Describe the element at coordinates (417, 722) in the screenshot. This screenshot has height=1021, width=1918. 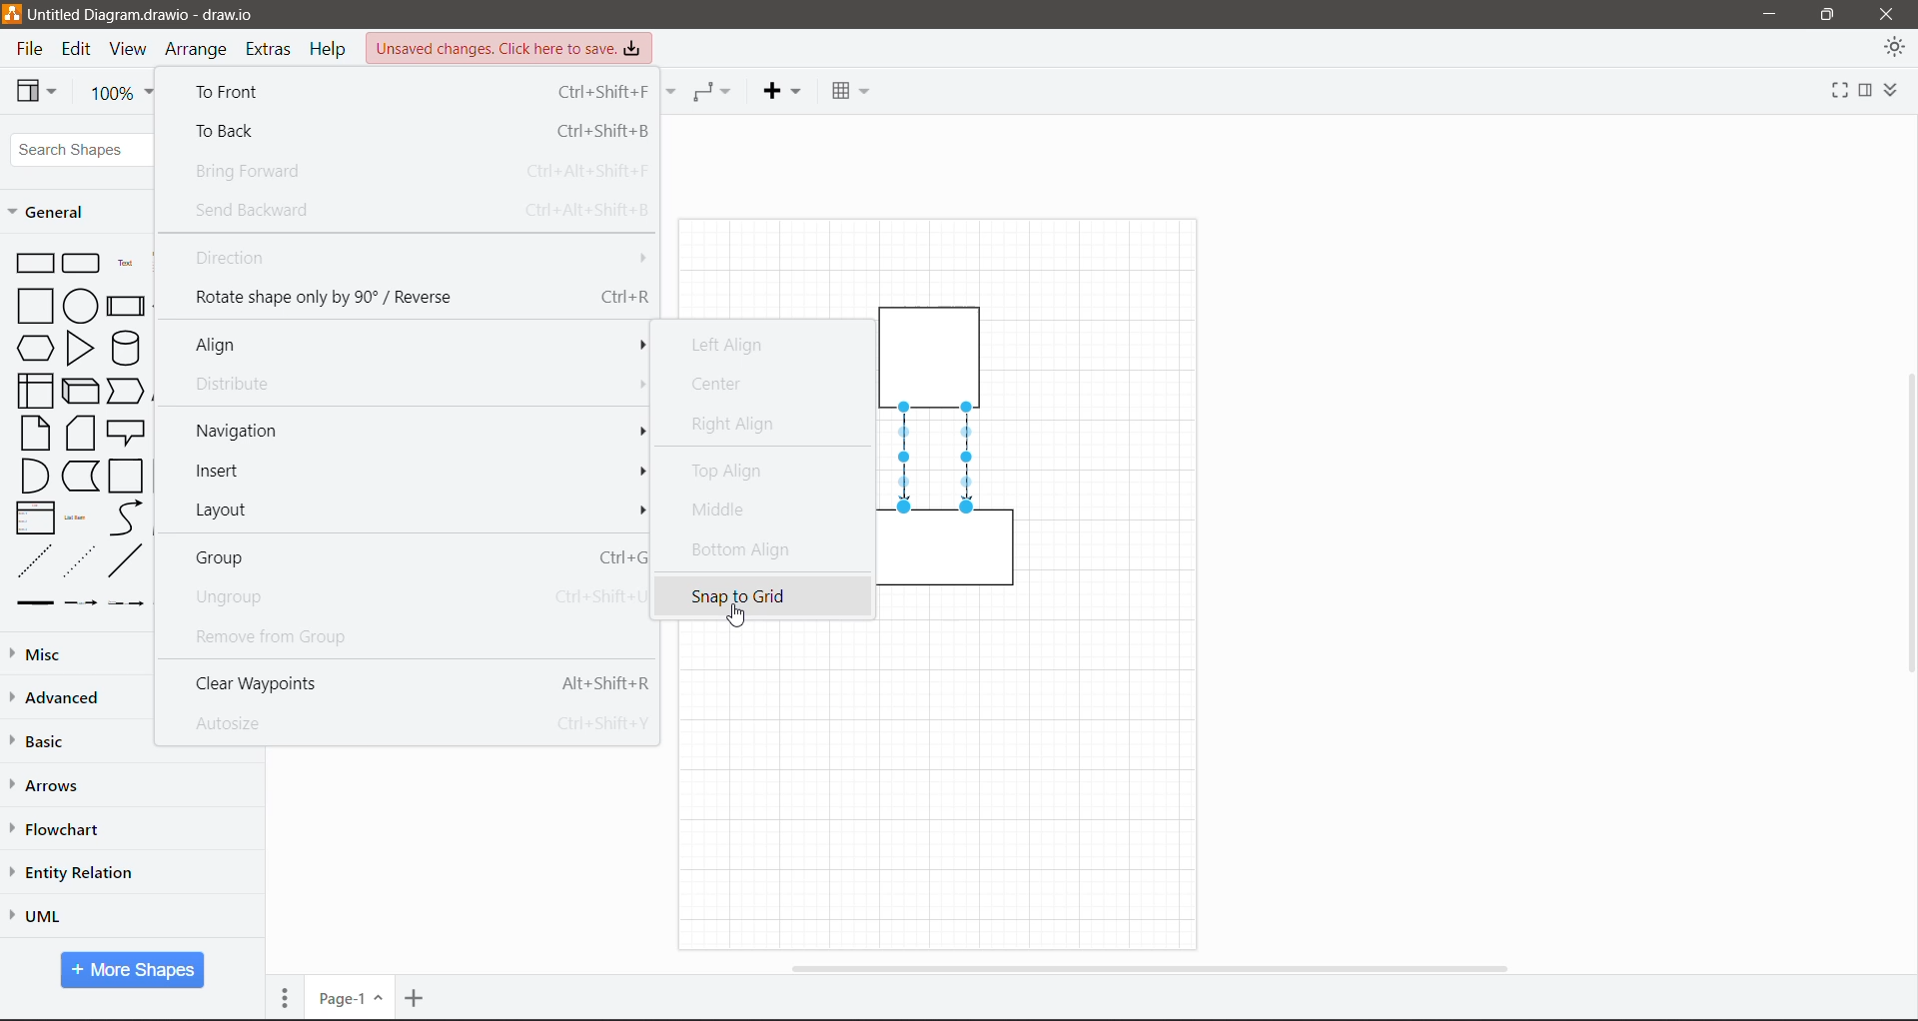
I see `Autosize` at that location.